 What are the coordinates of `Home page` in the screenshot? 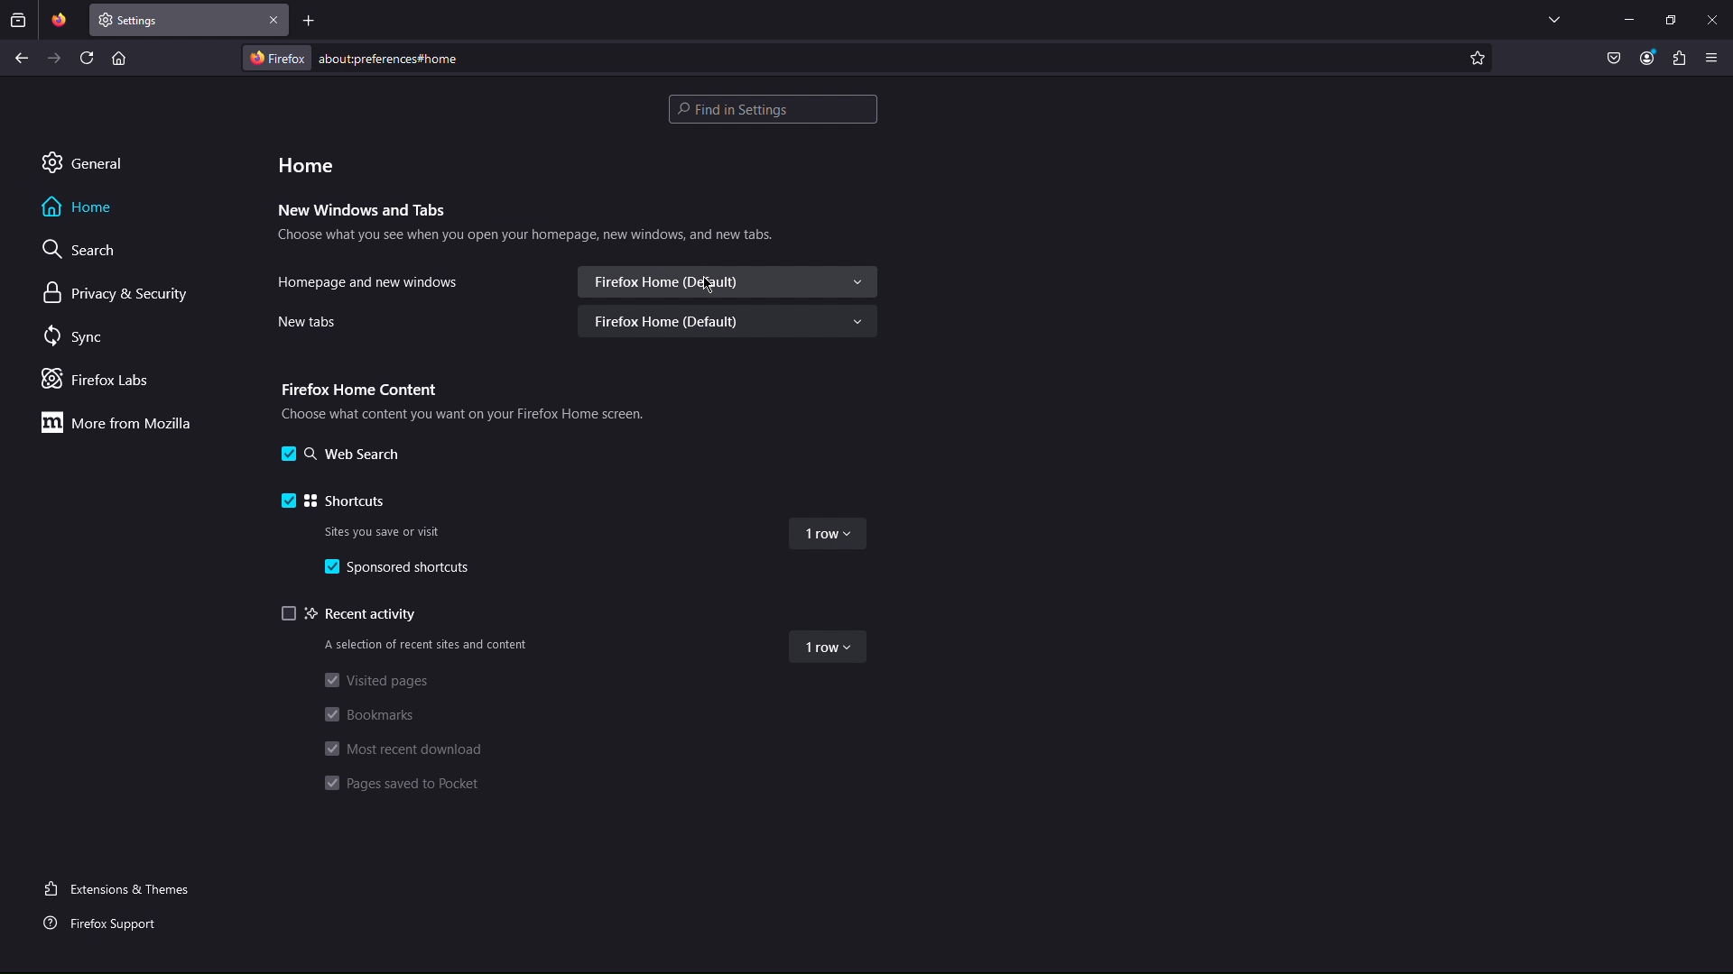 It's located at (118, 57).